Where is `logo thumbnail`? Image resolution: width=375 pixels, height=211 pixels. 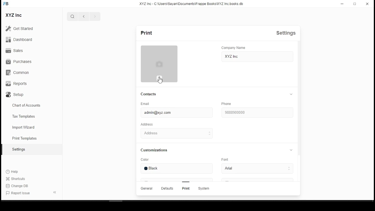 logo thumbnail is located at coordinates (158, 64).